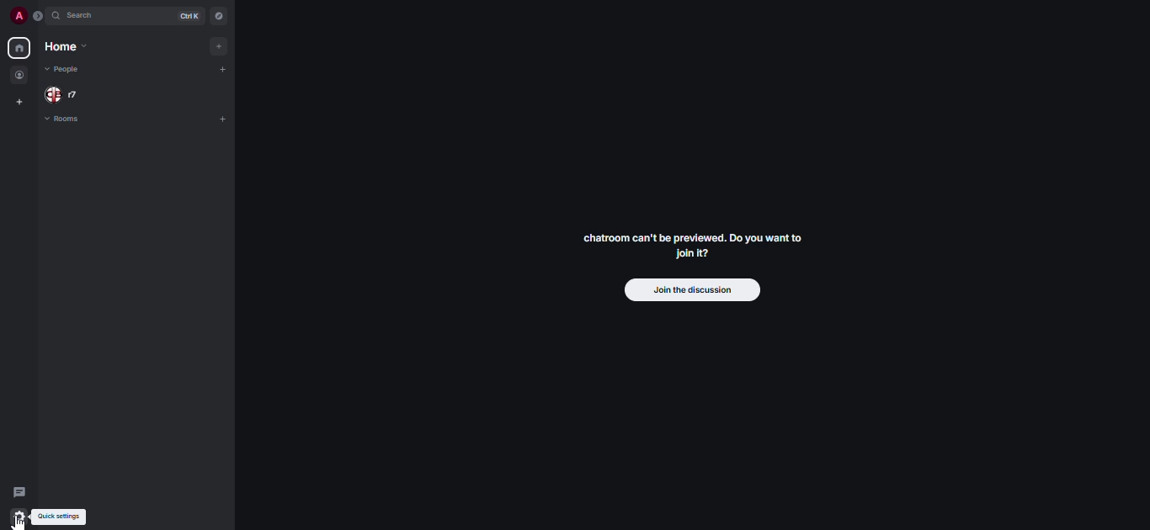  I want to click on rooms, so click(64, 120).